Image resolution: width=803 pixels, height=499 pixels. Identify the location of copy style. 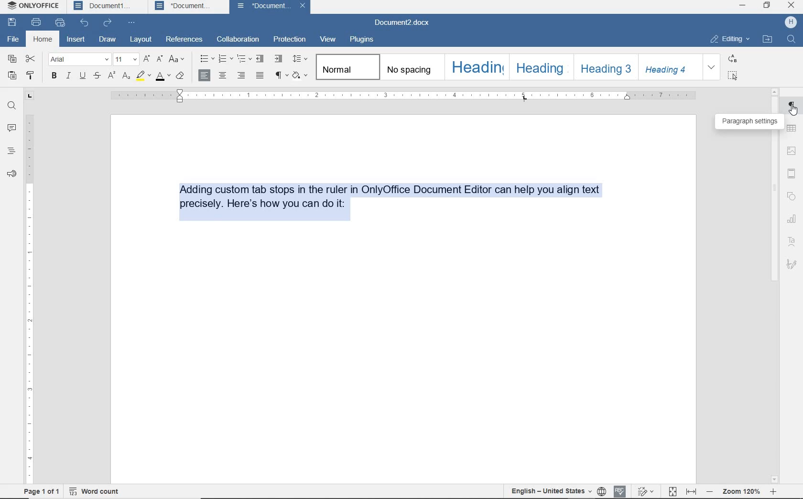
(29, 76).